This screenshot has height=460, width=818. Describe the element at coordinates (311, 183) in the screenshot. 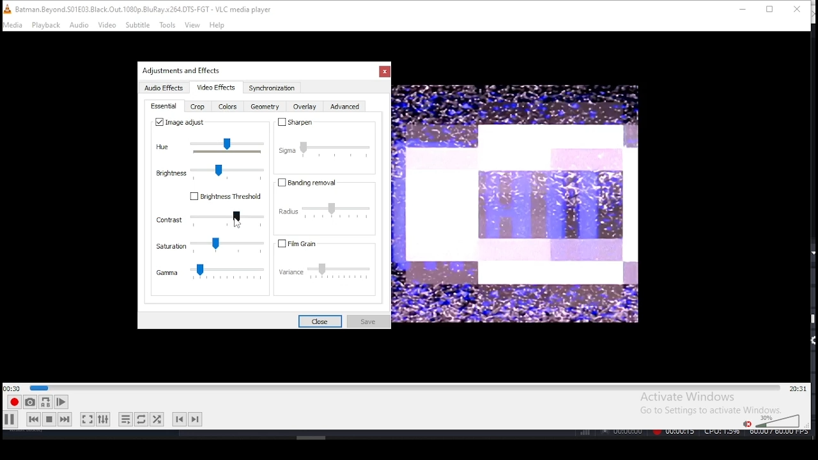

I see `banding removal on/off` at that location.